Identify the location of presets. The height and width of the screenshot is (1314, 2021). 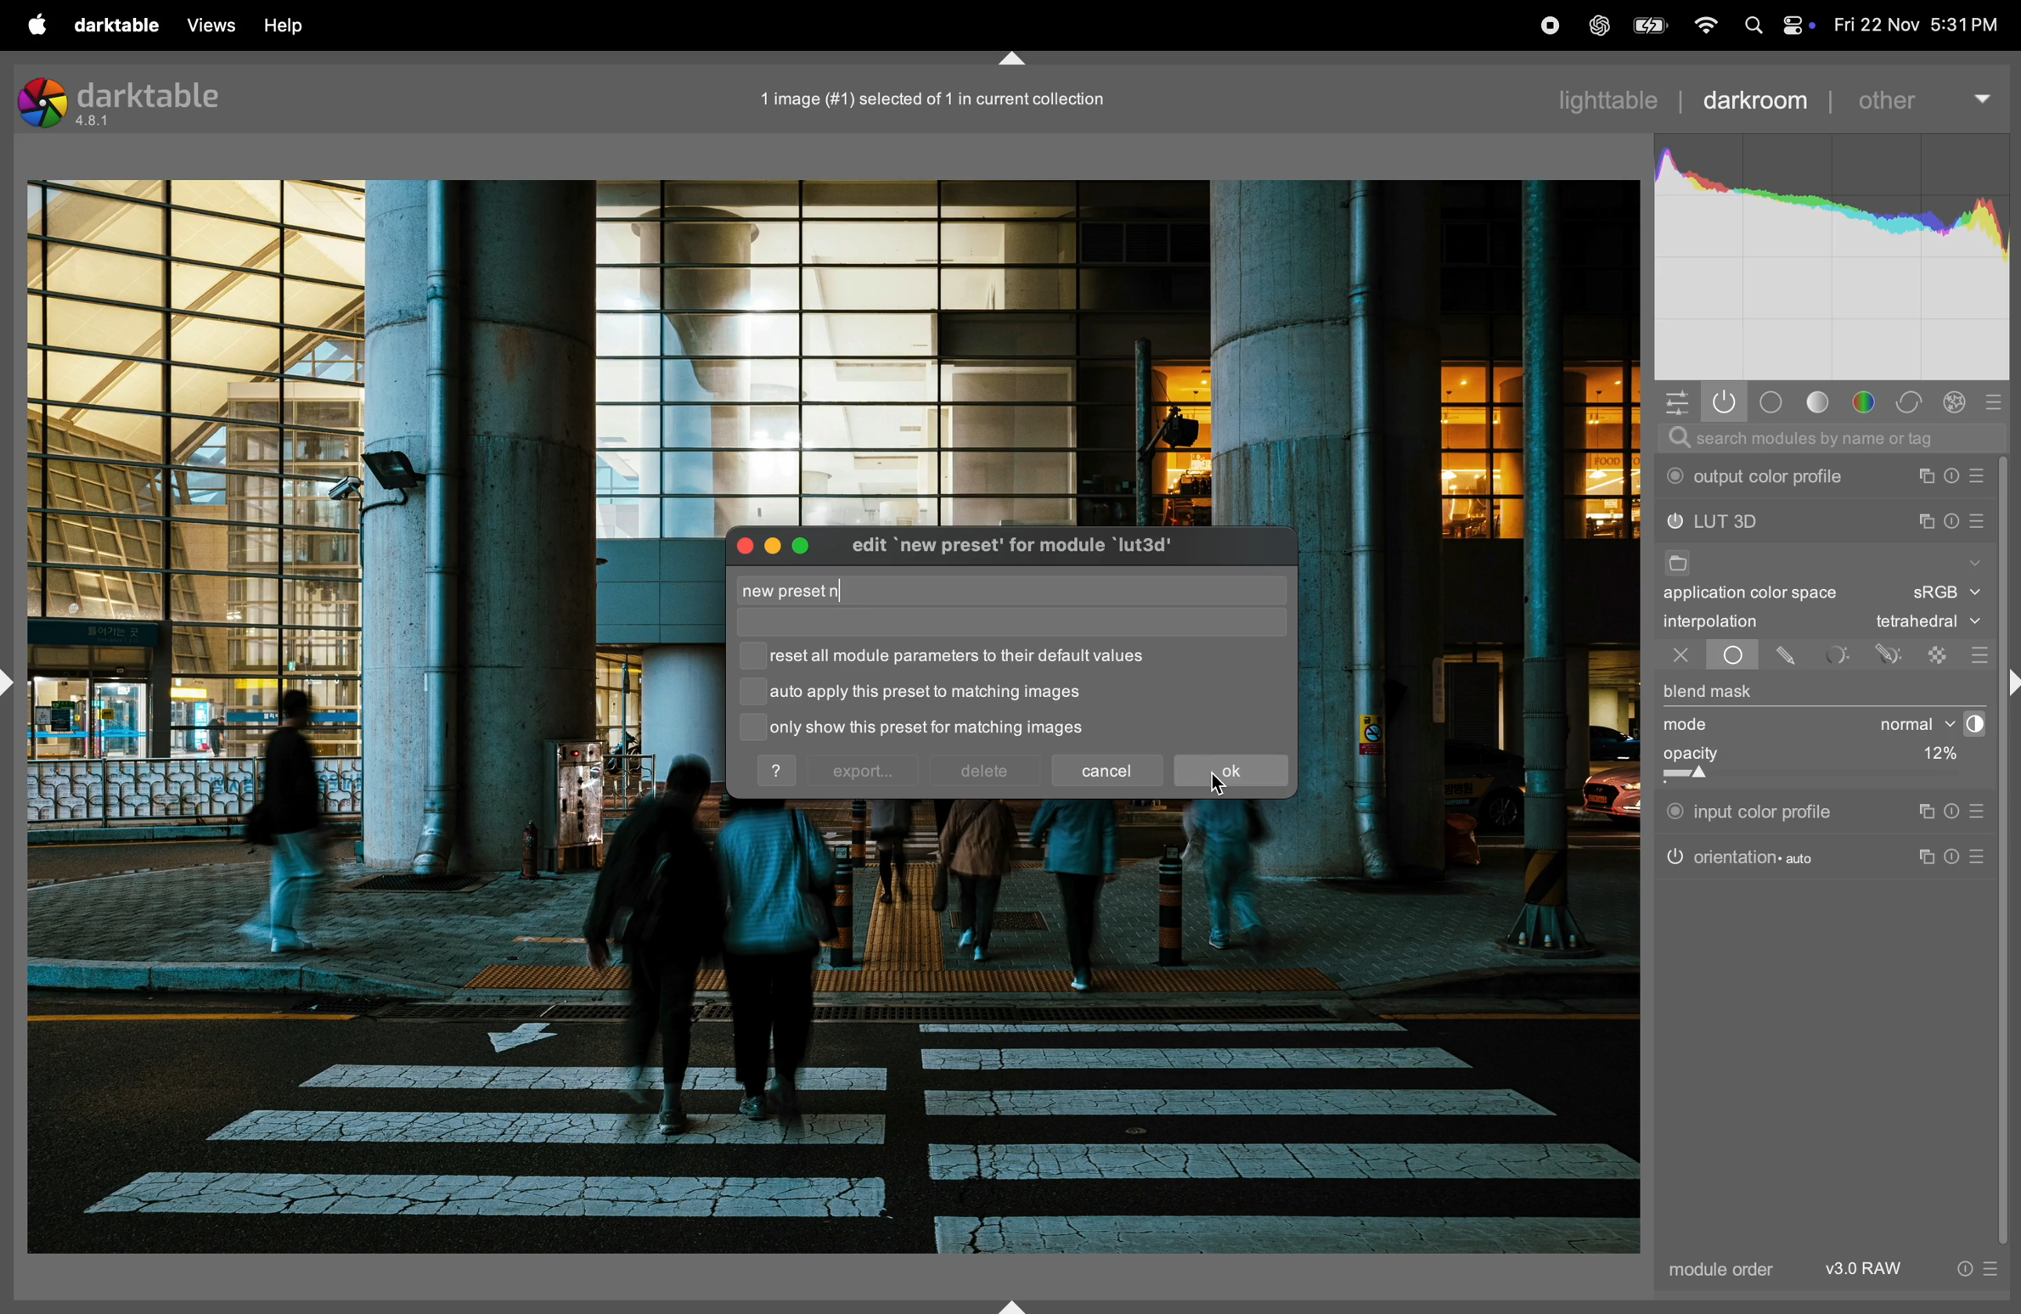
(1978, 654).